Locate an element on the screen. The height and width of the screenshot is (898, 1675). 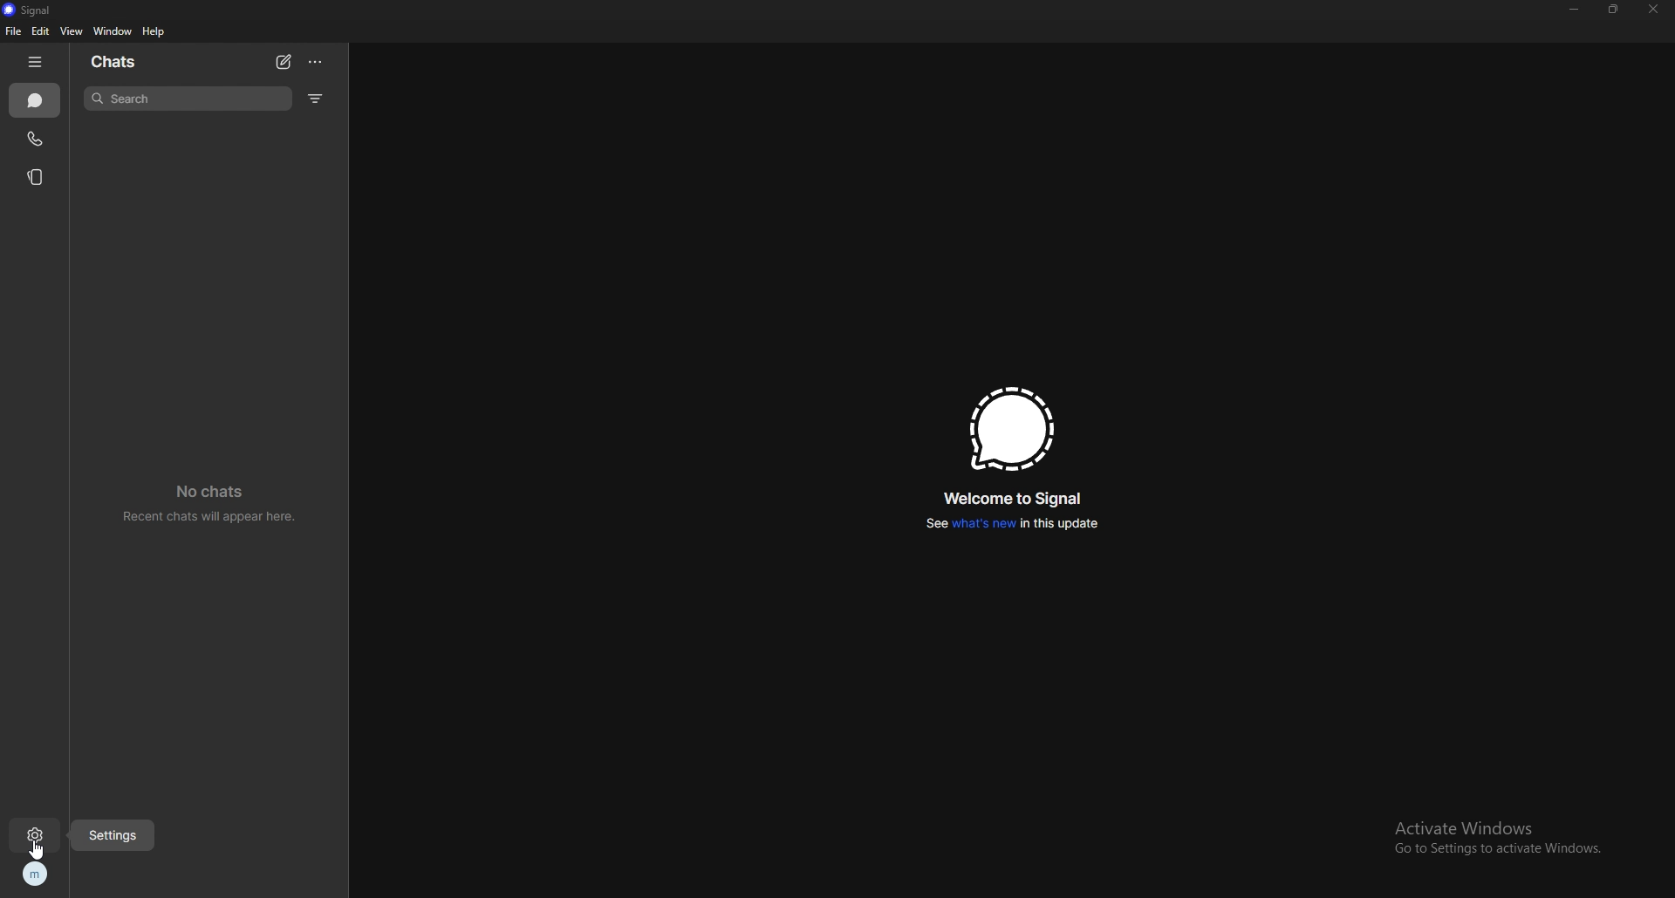
no chats is located at coordinates (217, 502).